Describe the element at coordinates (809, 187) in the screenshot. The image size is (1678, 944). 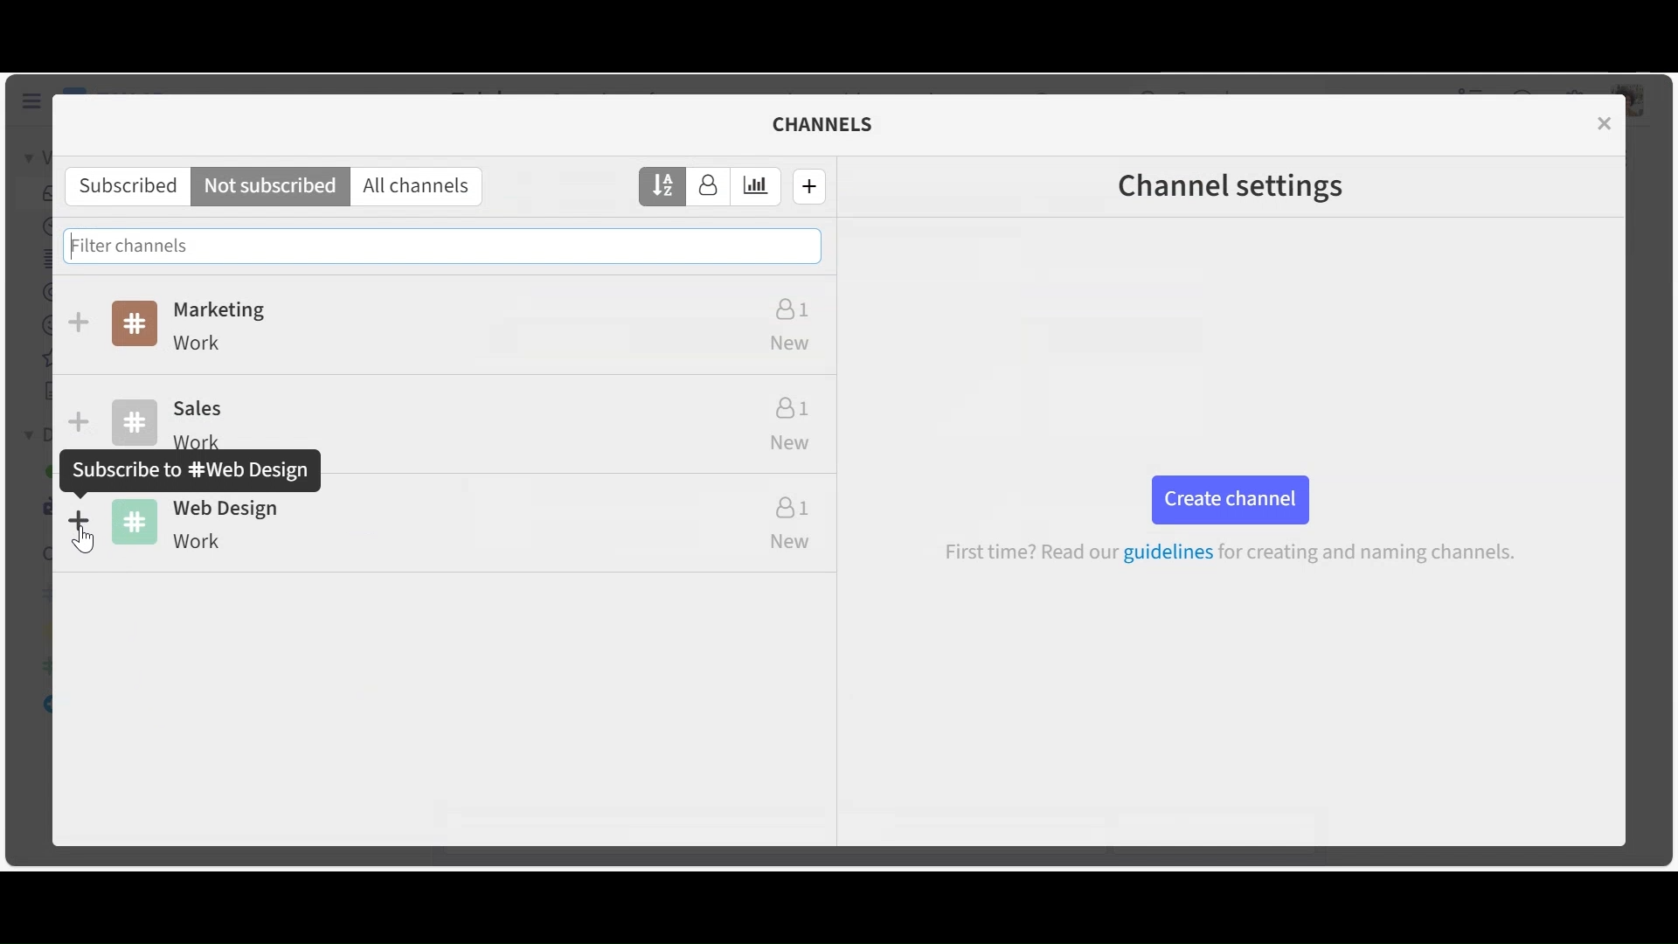
I see `Create a new channel` at that location.